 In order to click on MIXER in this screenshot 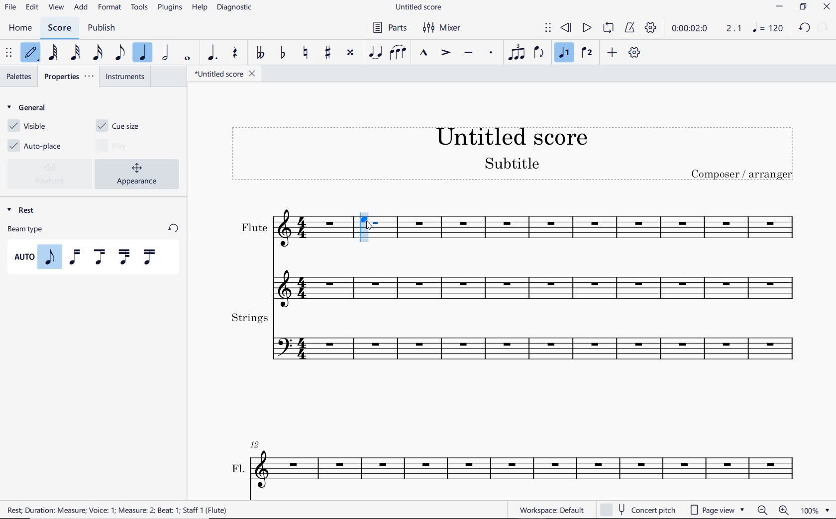, I will do `click(443, 28)`.